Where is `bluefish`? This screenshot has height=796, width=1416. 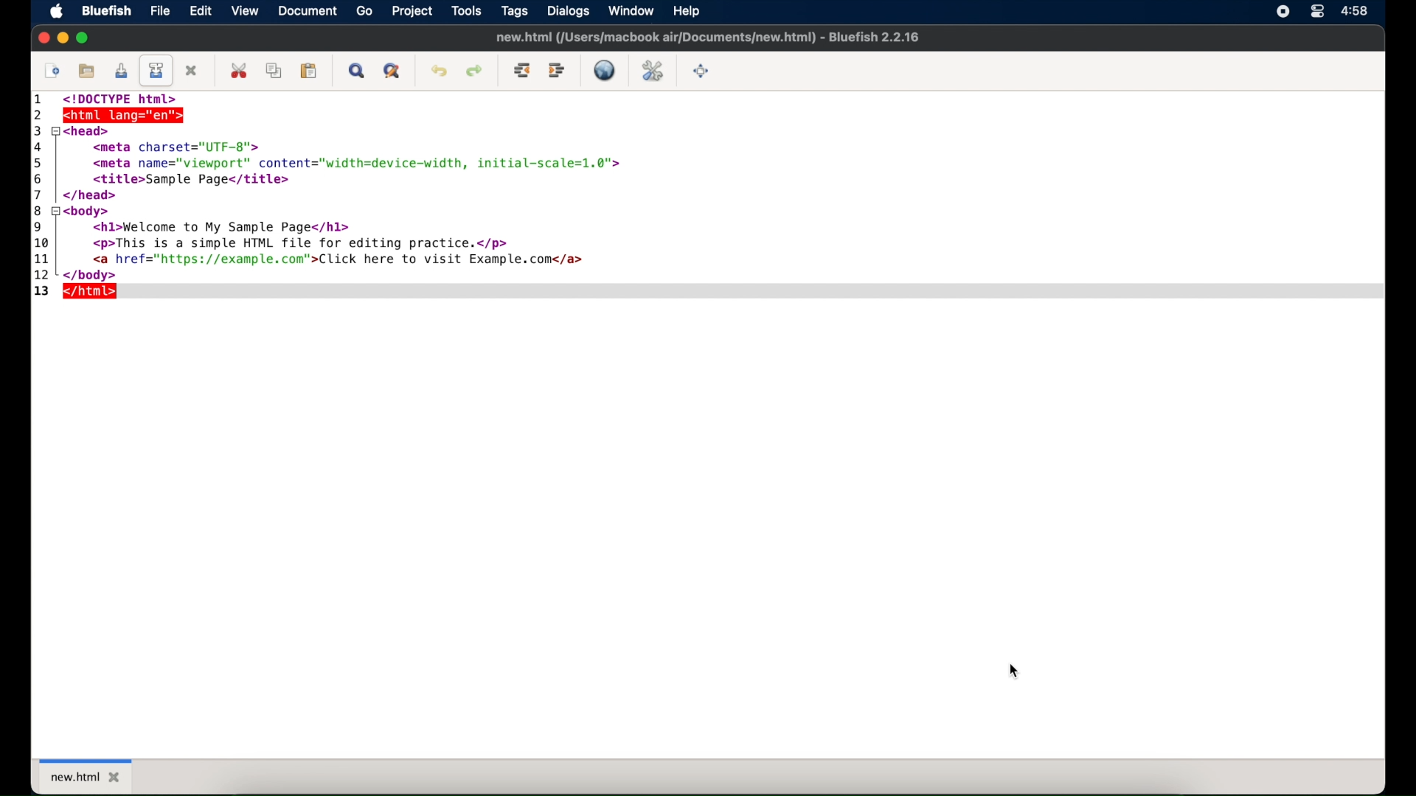 bluefish is located at coordinates (107, 11).